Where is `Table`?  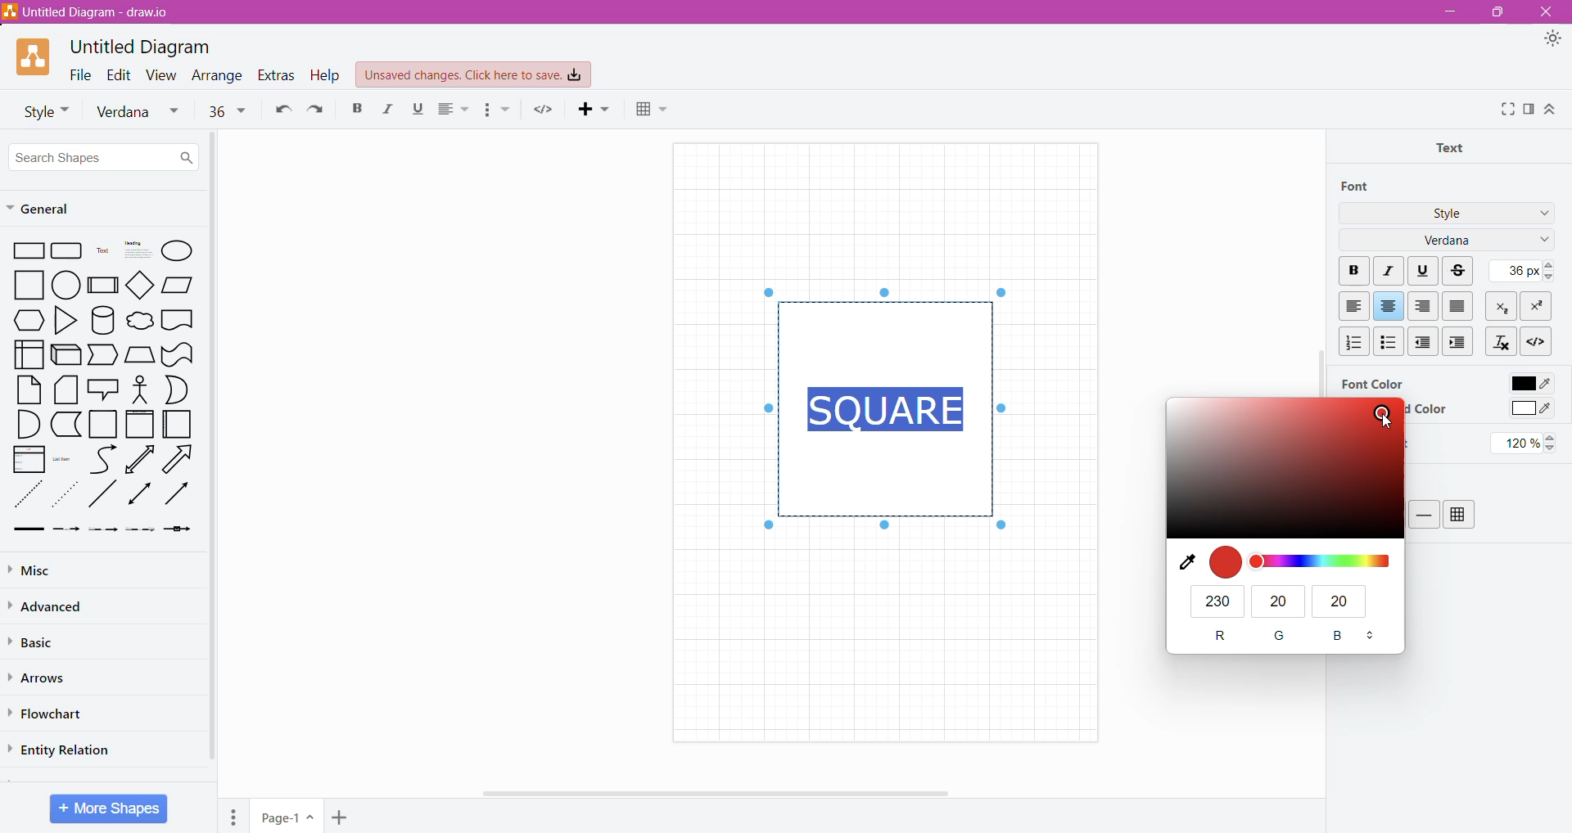 Table is located at coordinates (1459, 515).